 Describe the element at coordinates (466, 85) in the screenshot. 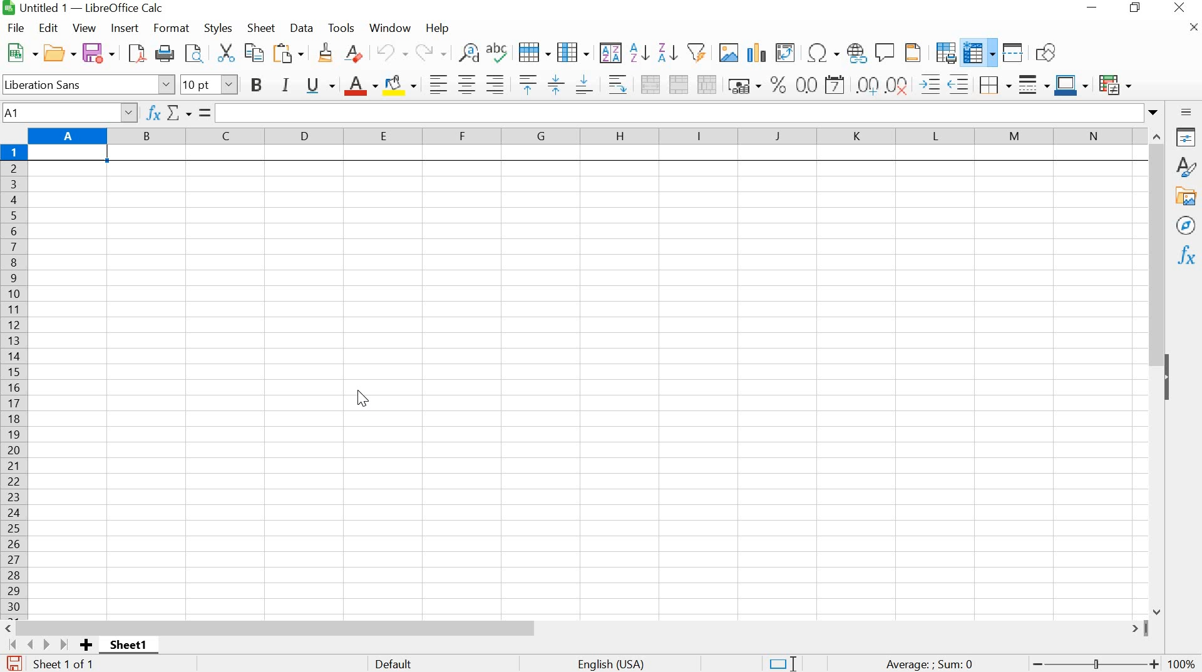

I see `ALIGN CENTER` at that location.